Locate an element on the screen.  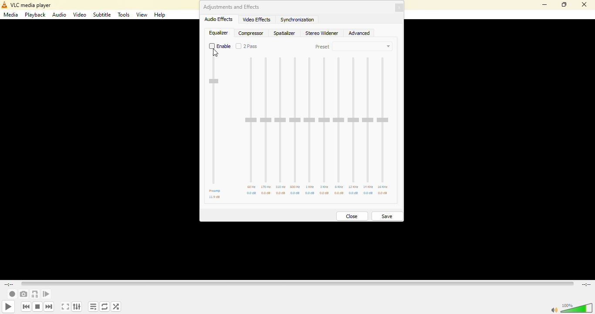
adjustor is located at coordinates (385, 120).